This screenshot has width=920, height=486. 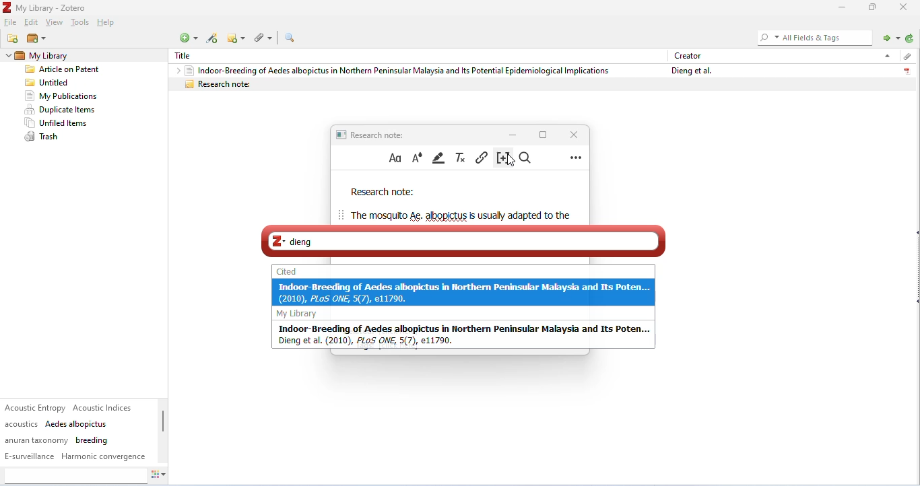 I want to click on research note, so click(x=383, y=193).